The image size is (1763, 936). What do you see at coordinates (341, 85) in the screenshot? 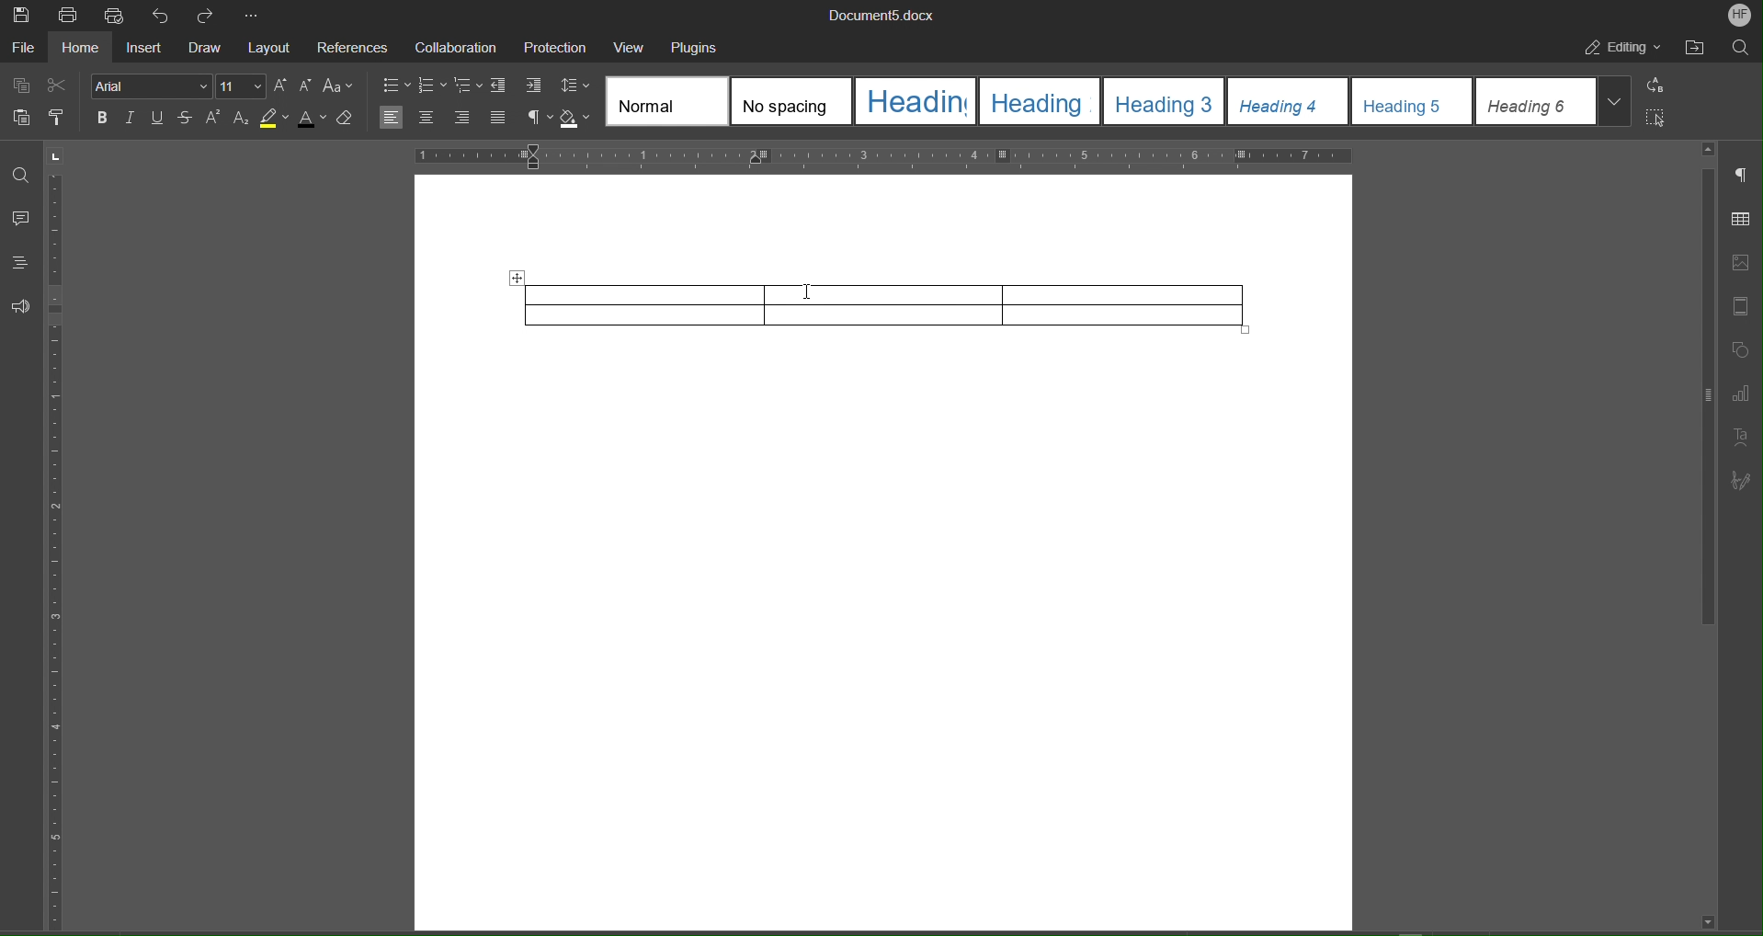
I see `Text Case Settings` at bounding box center [341, 85].